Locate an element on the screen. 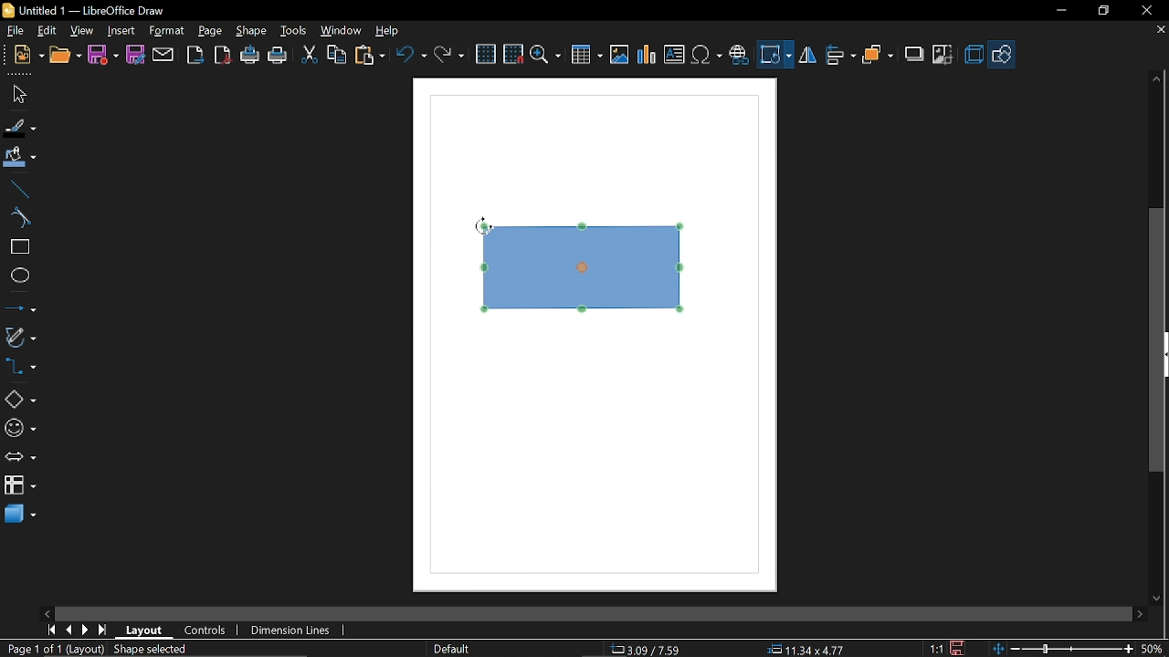  paste is located at coordinates (371, 55).